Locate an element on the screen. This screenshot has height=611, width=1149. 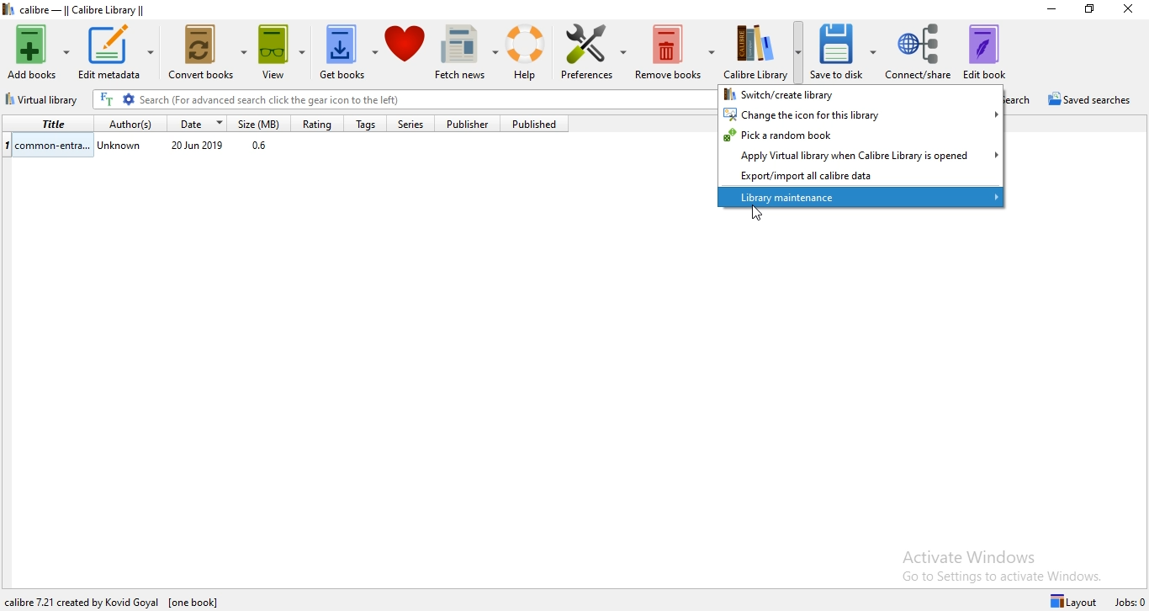
library maintenance is located at coordinates (862, 198).